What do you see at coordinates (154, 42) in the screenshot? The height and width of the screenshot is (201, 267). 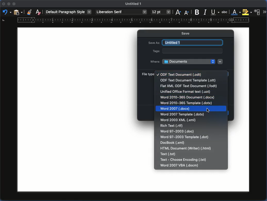 I see `Save as` at bounding box center [154, 42].